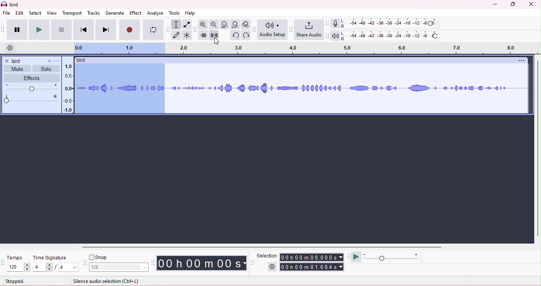 Image resolution: width=541 pixels, height=286 pixels. What do you see at coordinates (85, 263) in the screenshot?
I see `snap tool bar` at bounding box center [85, 263].